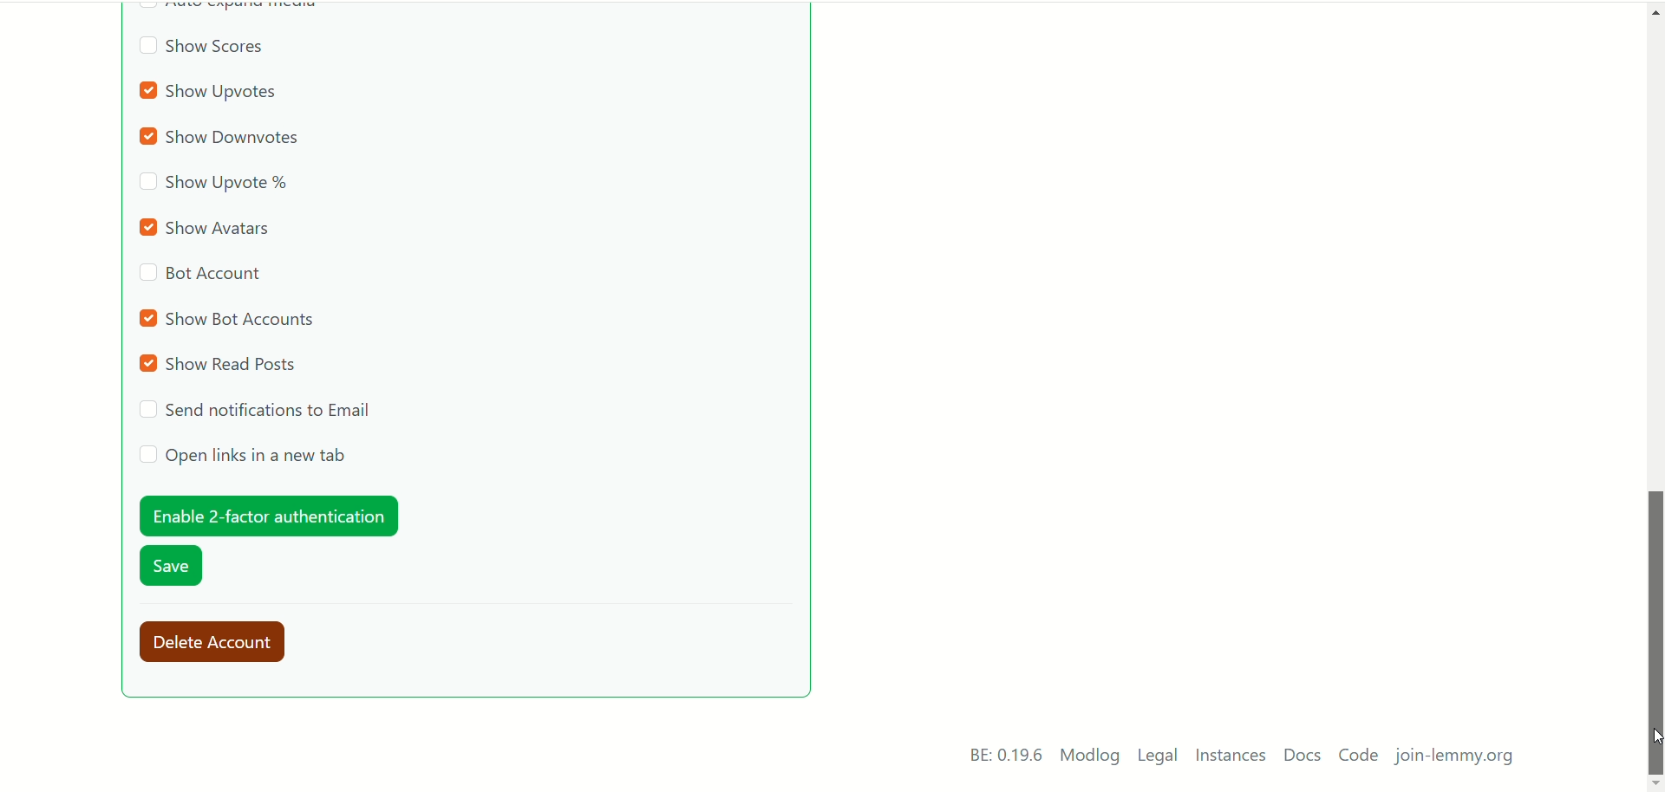 This screenshot has width=1665, height=792. I want to click on modlog, so click(1090, 757).